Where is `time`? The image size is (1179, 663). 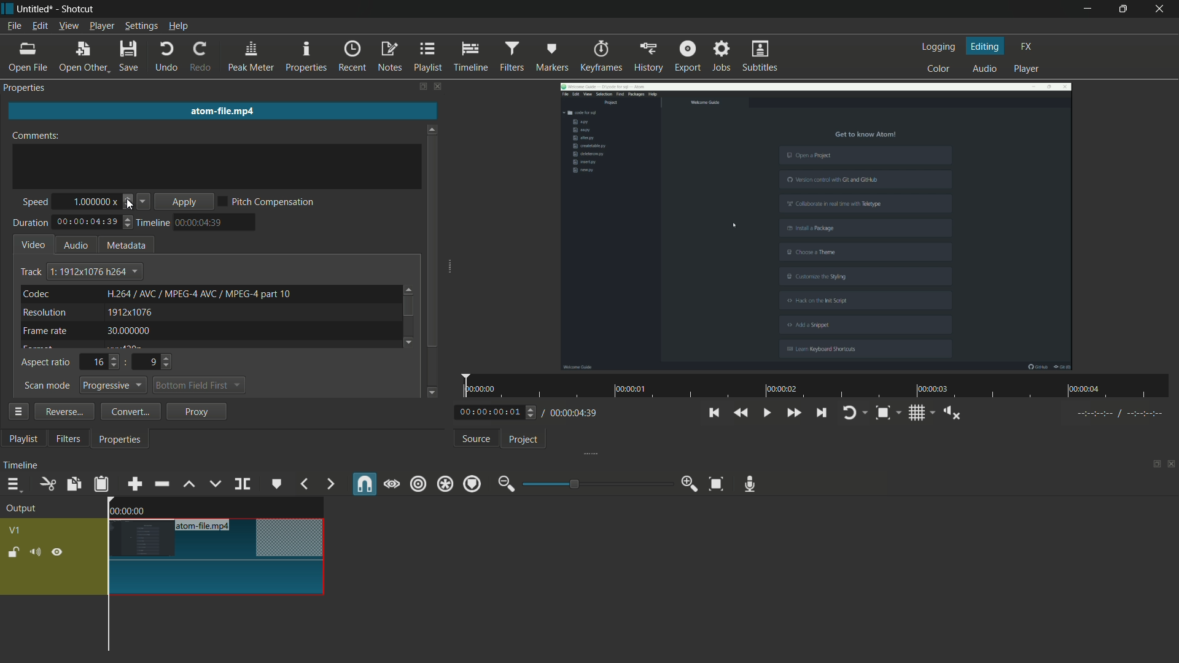
time is located at coordinates (820, 386).